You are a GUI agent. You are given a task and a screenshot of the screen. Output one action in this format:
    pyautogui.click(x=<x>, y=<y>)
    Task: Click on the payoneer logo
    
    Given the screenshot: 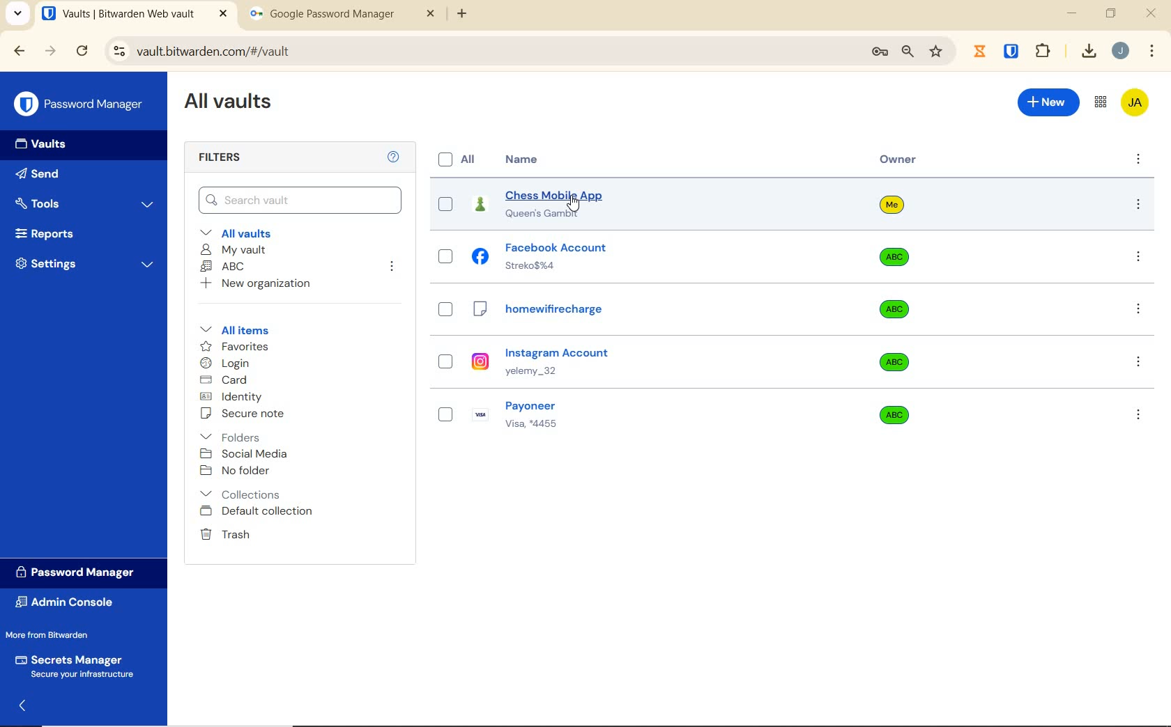 What is the action you would take?
    pyautogui.click(x=482, y=412)
    